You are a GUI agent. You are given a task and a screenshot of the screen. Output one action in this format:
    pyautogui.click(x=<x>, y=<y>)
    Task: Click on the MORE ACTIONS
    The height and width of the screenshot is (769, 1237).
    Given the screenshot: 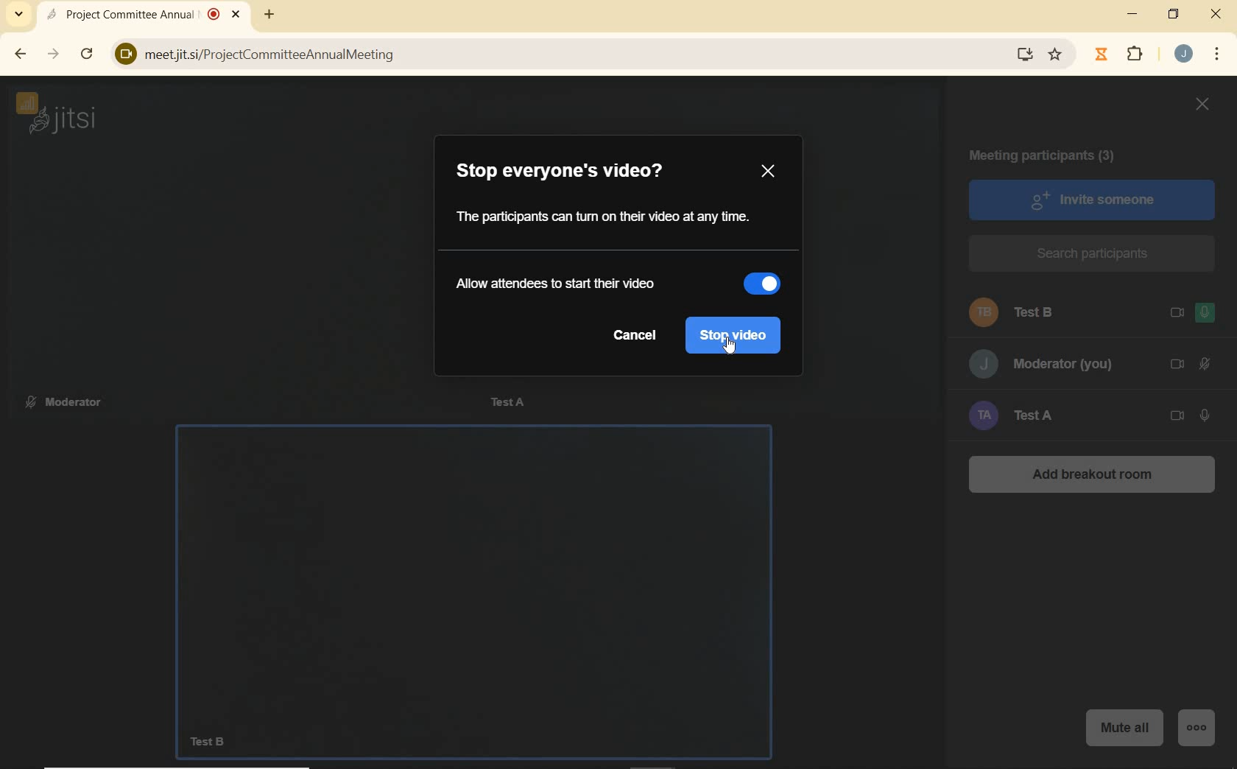 What is the action you would take?
    pyautogui.click(x=1196, y=728)
    